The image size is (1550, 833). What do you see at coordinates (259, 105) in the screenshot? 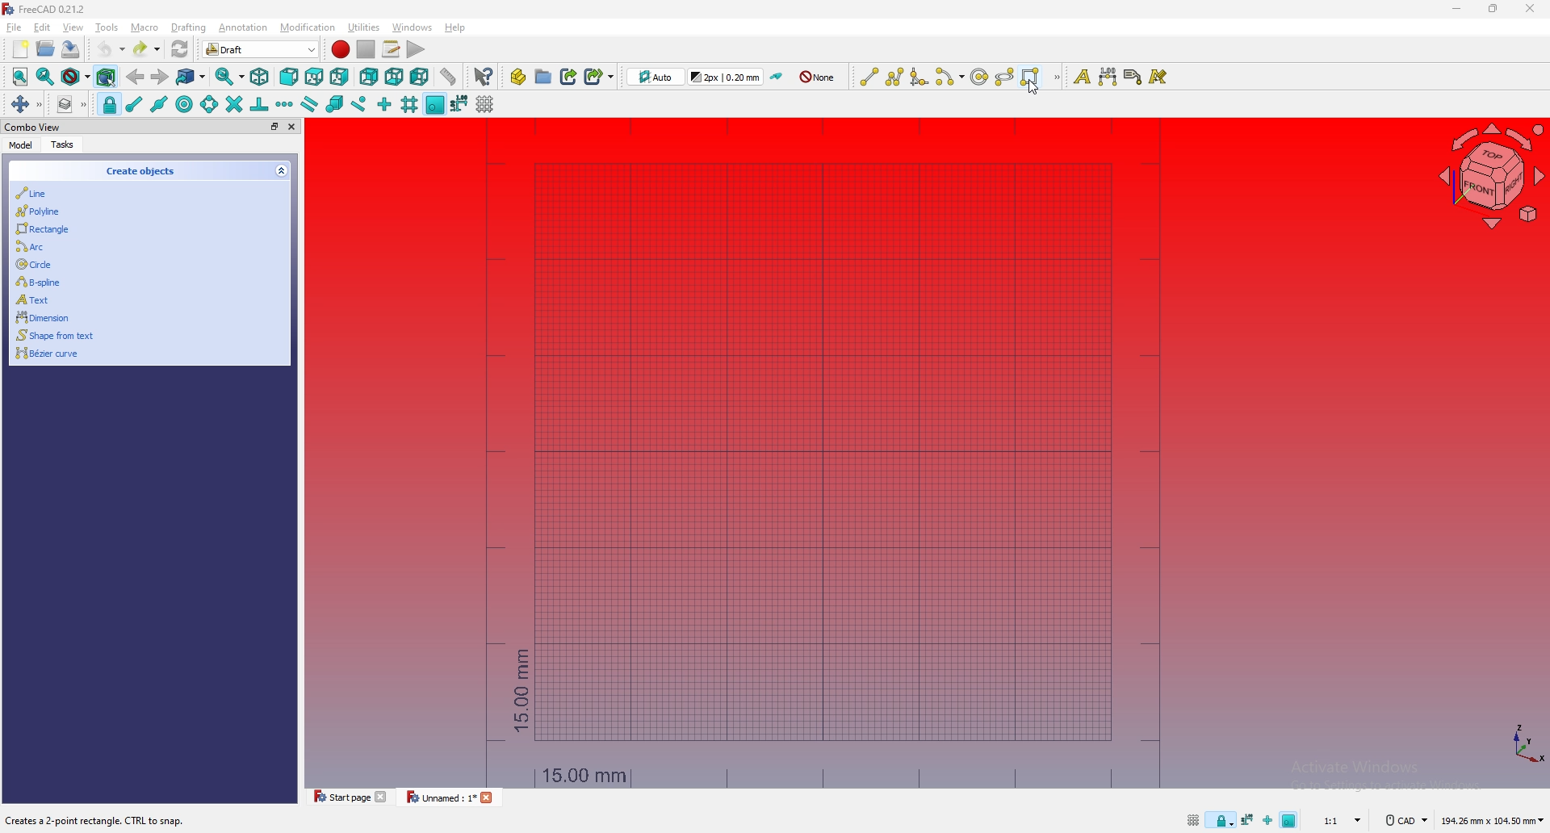
I see `snap perpendicular` at bounding box center [259, 105].